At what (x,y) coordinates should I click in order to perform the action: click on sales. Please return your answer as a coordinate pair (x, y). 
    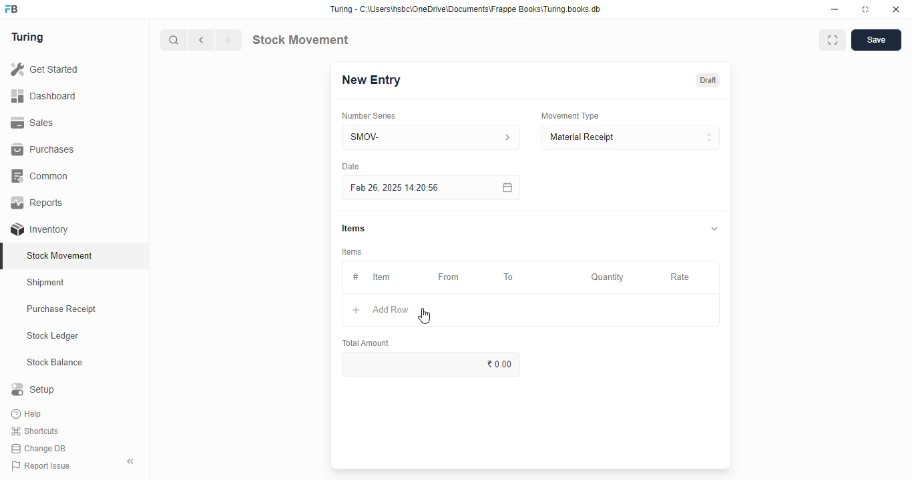
    Looking at the image, I should click on (32, 123).